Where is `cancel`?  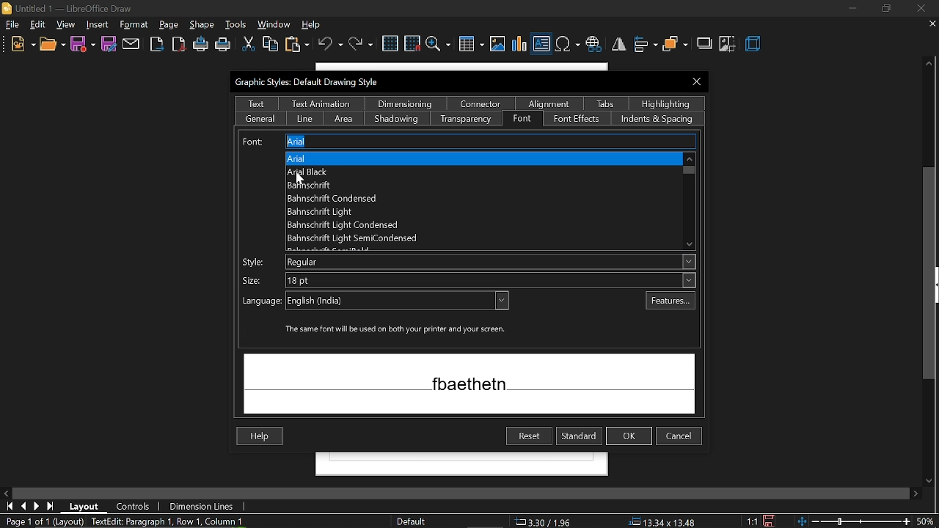
cancel is located at coordinates (679, 436).